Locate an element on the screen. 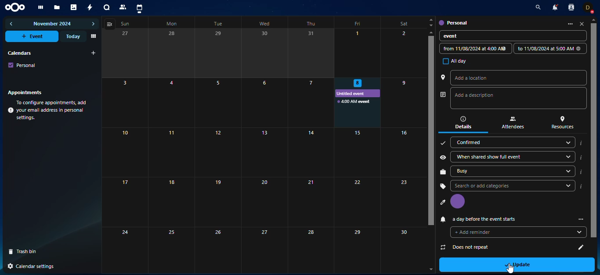 The image size is (600, 275). share is located at coordinates (443, 157).